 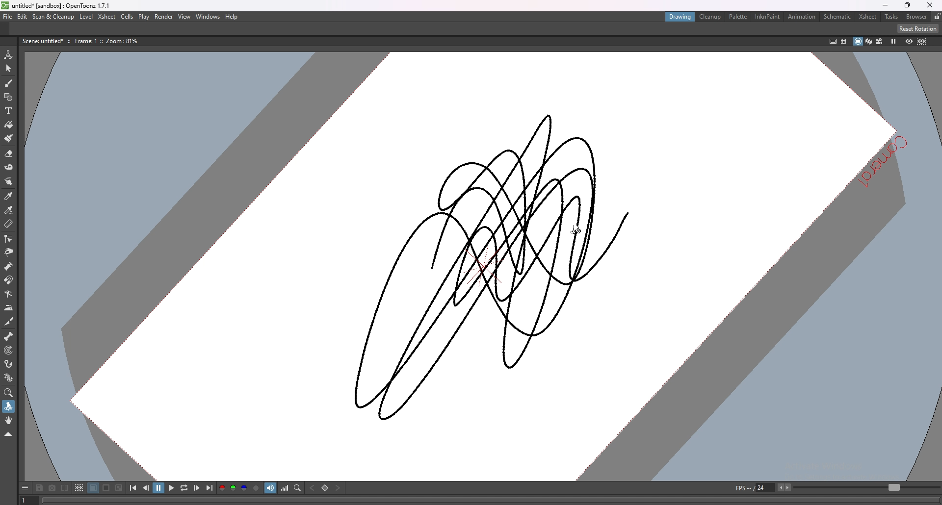 What do you see at coordinates (893, 41) in the screenshot?
I see `freeze` at bounding box center [893, 41].